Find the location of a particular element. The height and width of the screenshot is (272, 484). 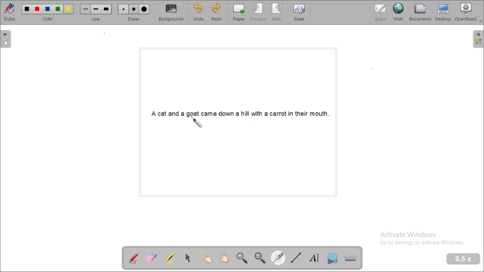

desktop is located at coordinates (443, 12).